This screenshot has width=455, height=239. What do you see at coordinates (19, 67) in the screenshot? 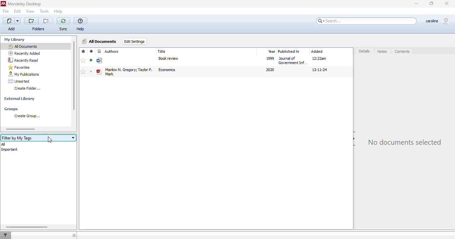
I see `favorites` at bounding box center [19, 67].